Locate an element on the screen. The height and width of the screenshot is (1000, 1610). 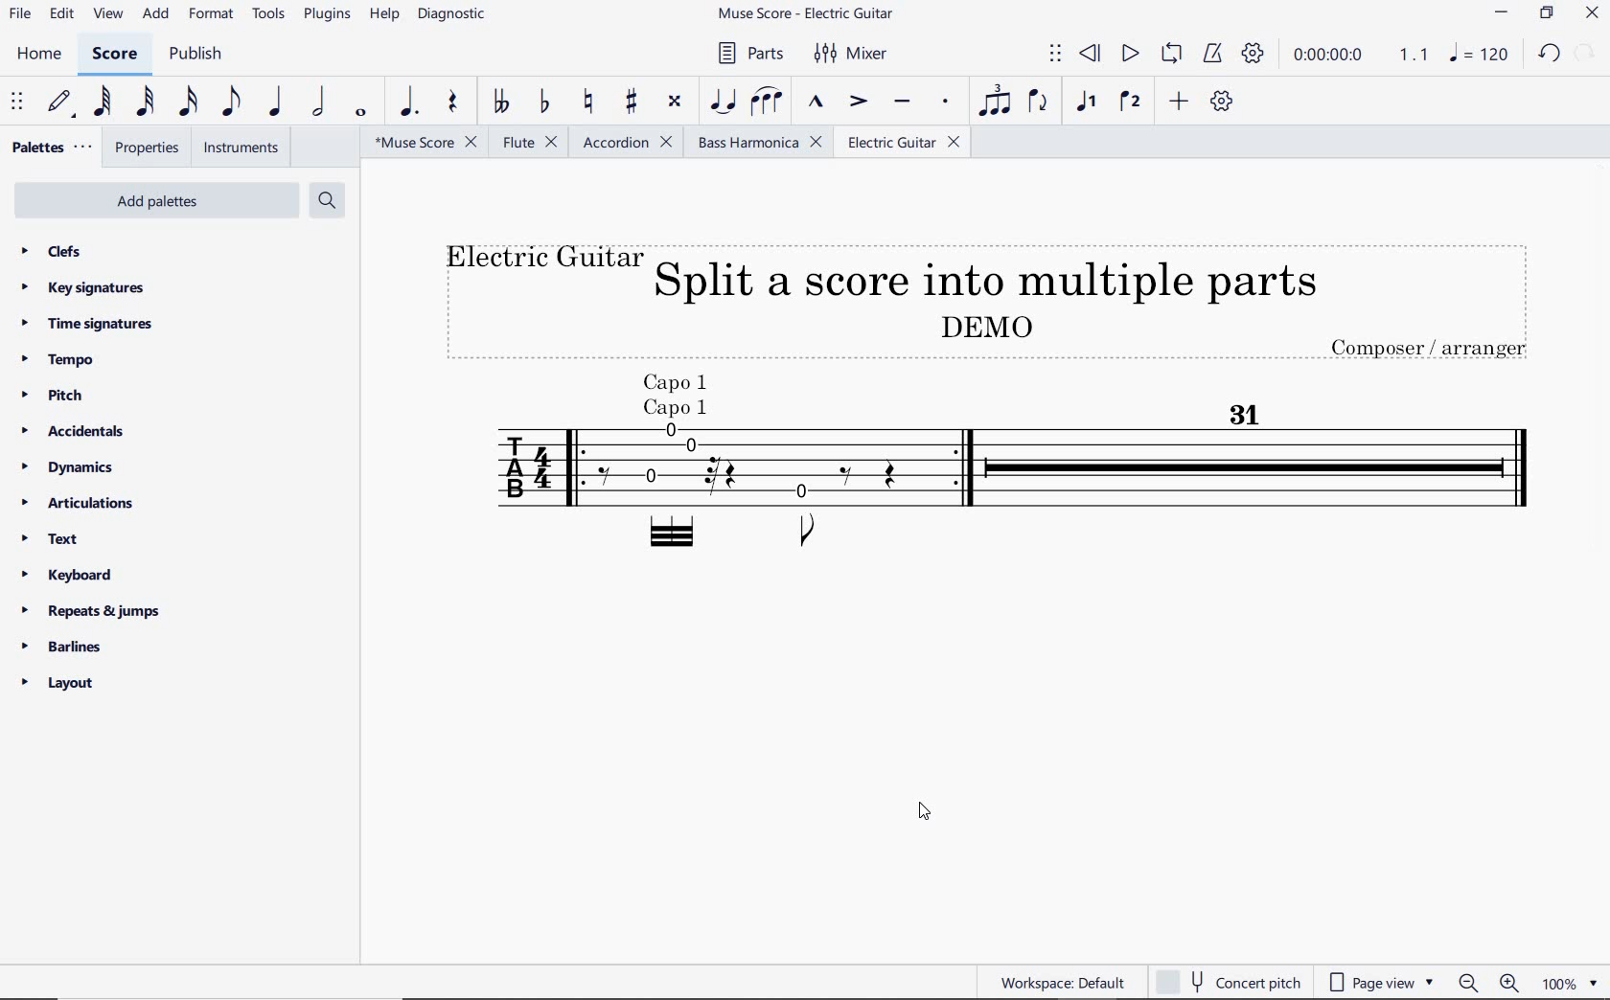
diagnostic is located at coordinates (450, 15).